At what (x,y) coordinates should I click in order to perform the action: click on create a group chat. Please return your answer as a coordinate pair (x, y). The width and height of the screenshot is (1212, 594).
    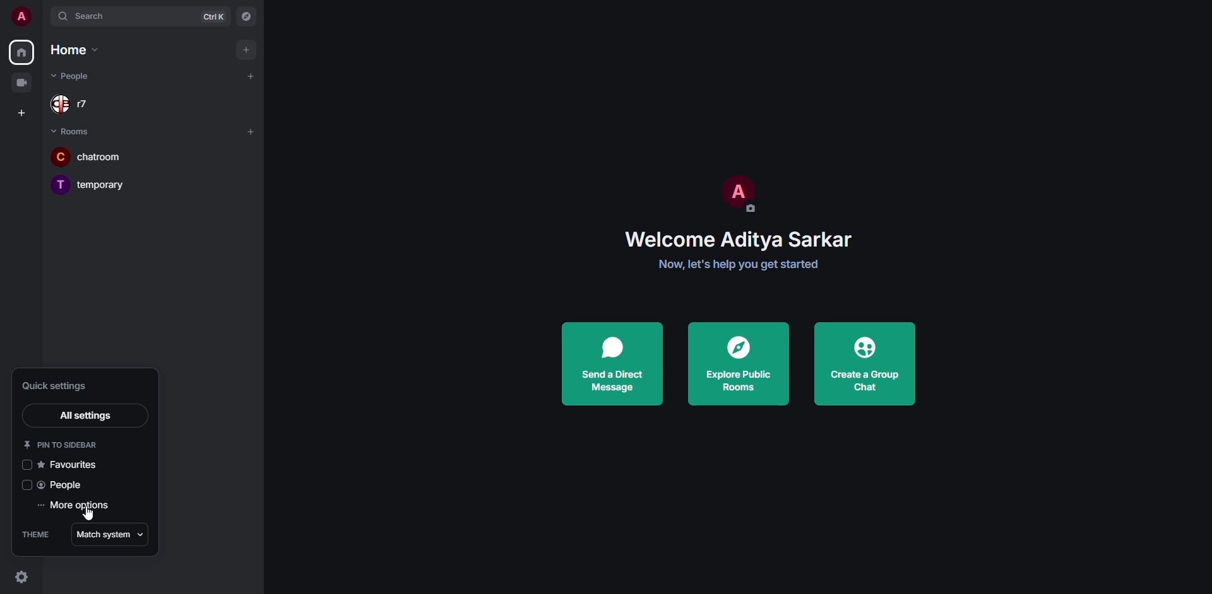
    Looking at the image, I should click on (865, 364).